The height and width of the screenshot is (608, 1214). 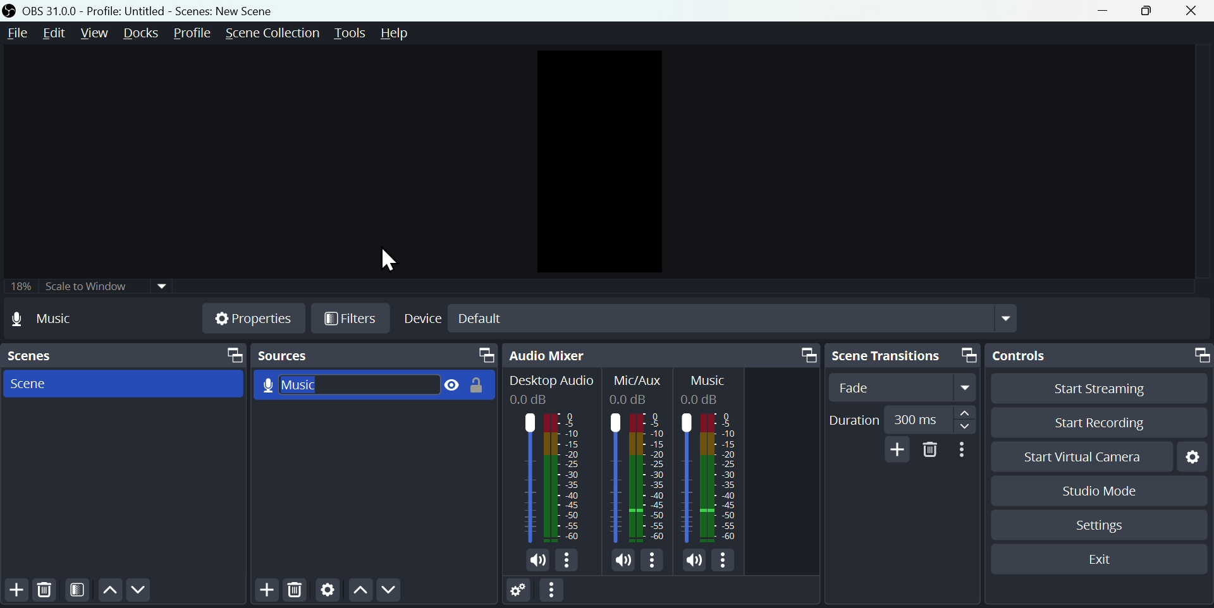 What do you see at coordinates (143, 9) in the screenshot?
I see `OBS 31.0 .0 profile: untitled= scenes: new scene` at bounding box center [143, 9].